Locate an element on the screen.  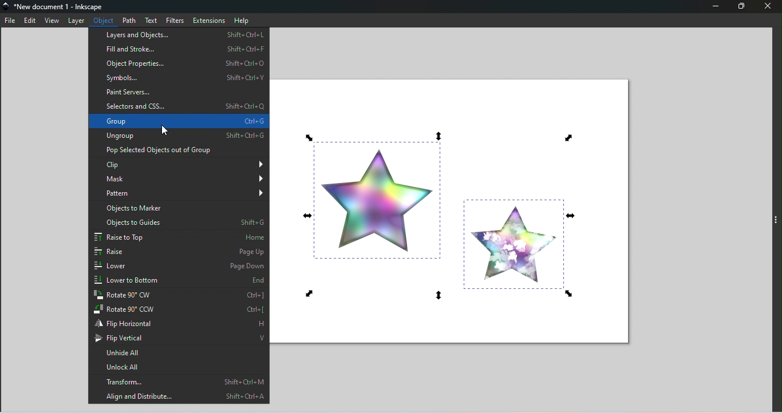
Flip horizontal is located at coordinates (179, 323).